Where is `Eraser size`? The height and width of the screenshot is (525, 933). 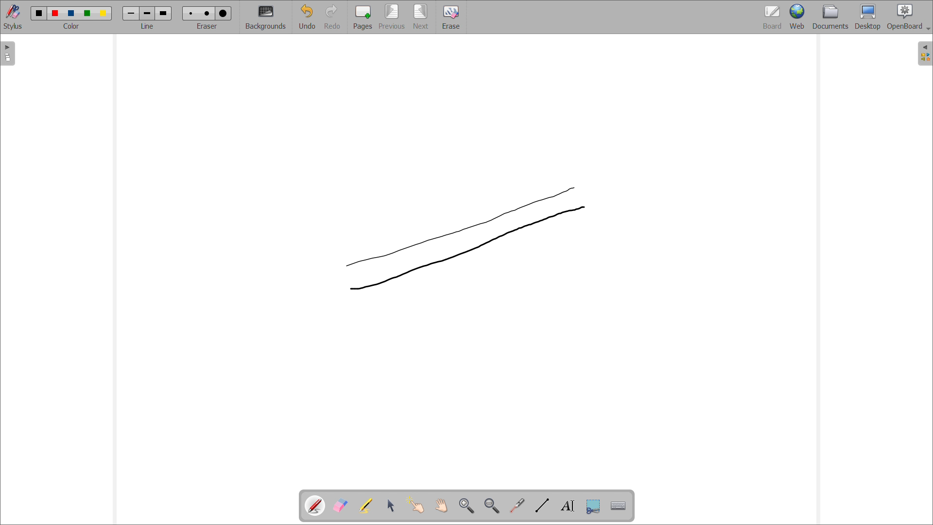 Eraser size is located at coordinates (191, 13).